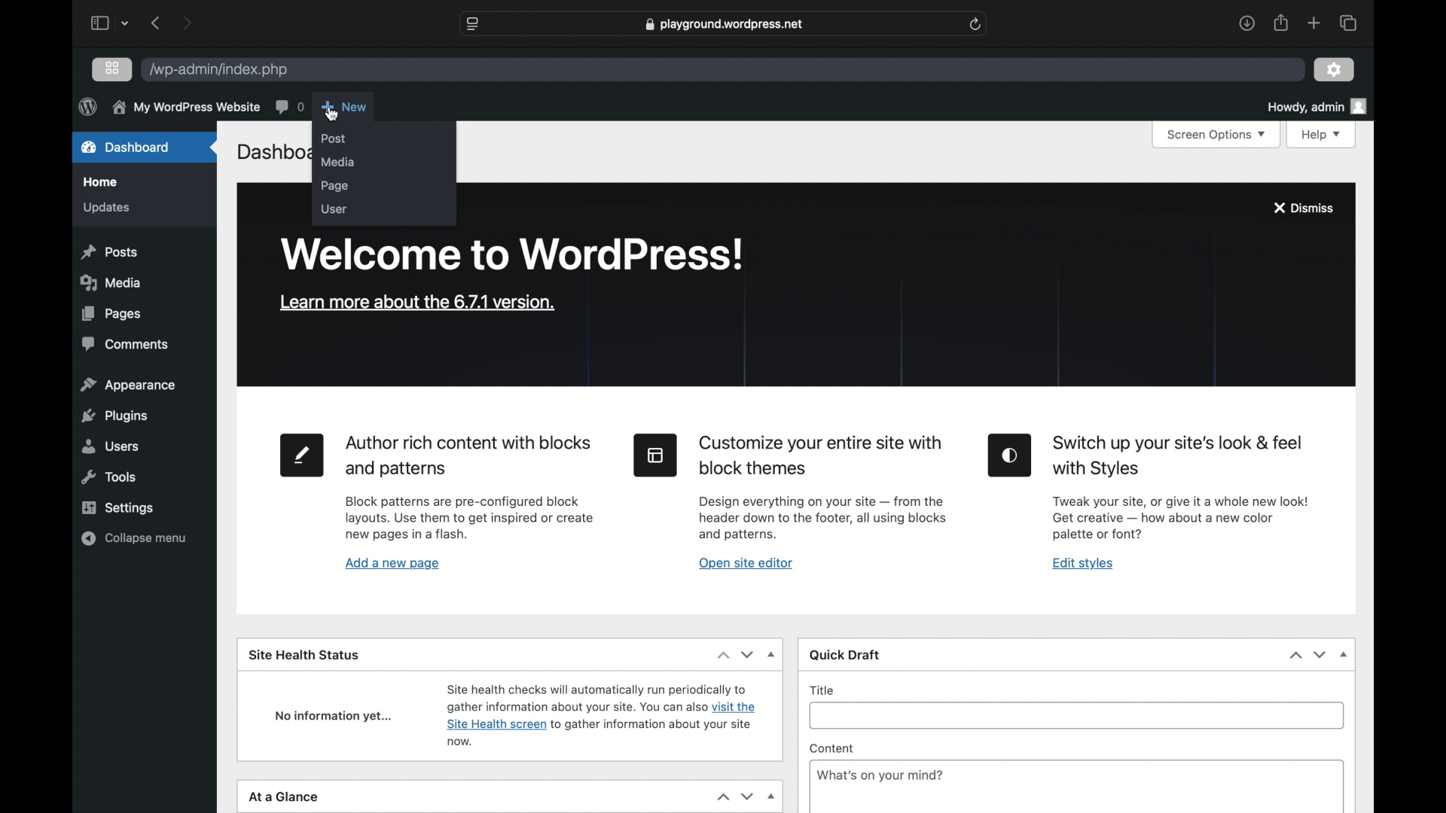  Describe the element at coordinates (302, 455) in the screenshot. I see `edit` at that location.